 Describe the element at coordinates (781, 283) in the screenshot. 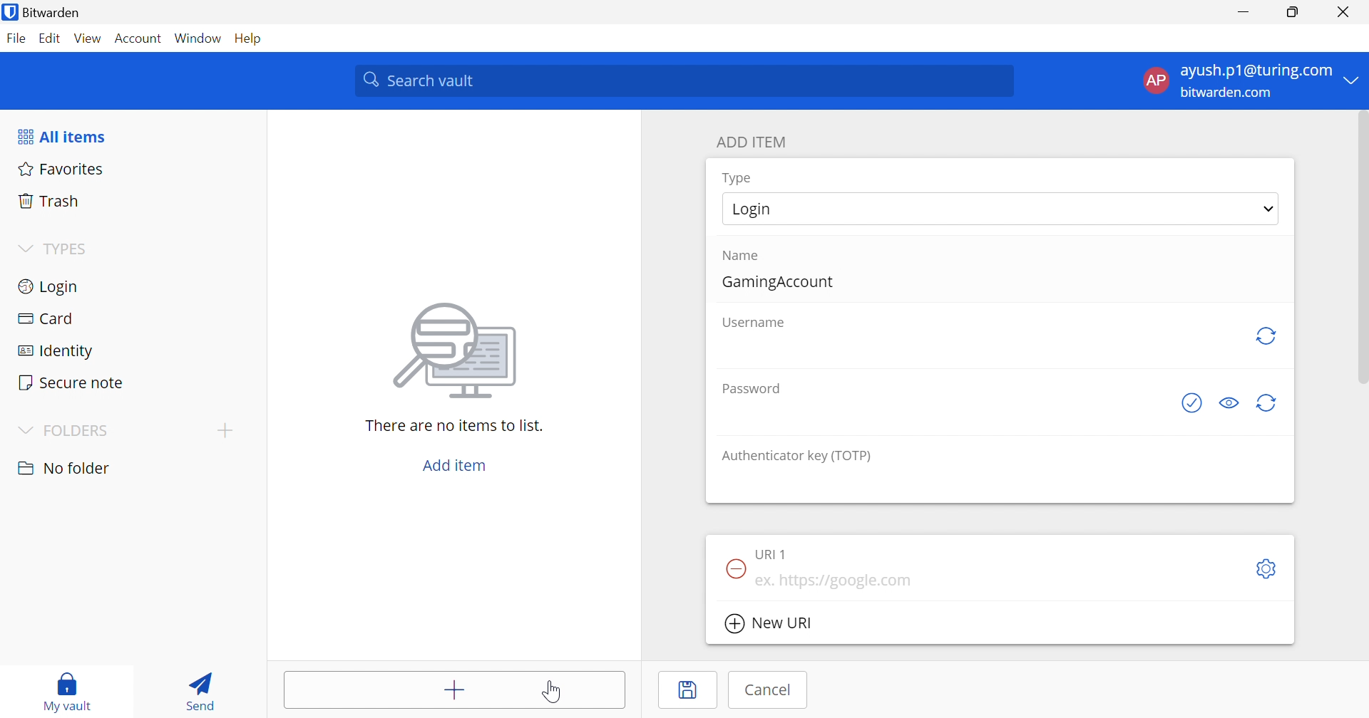

I see `GamingAccount` at that location.